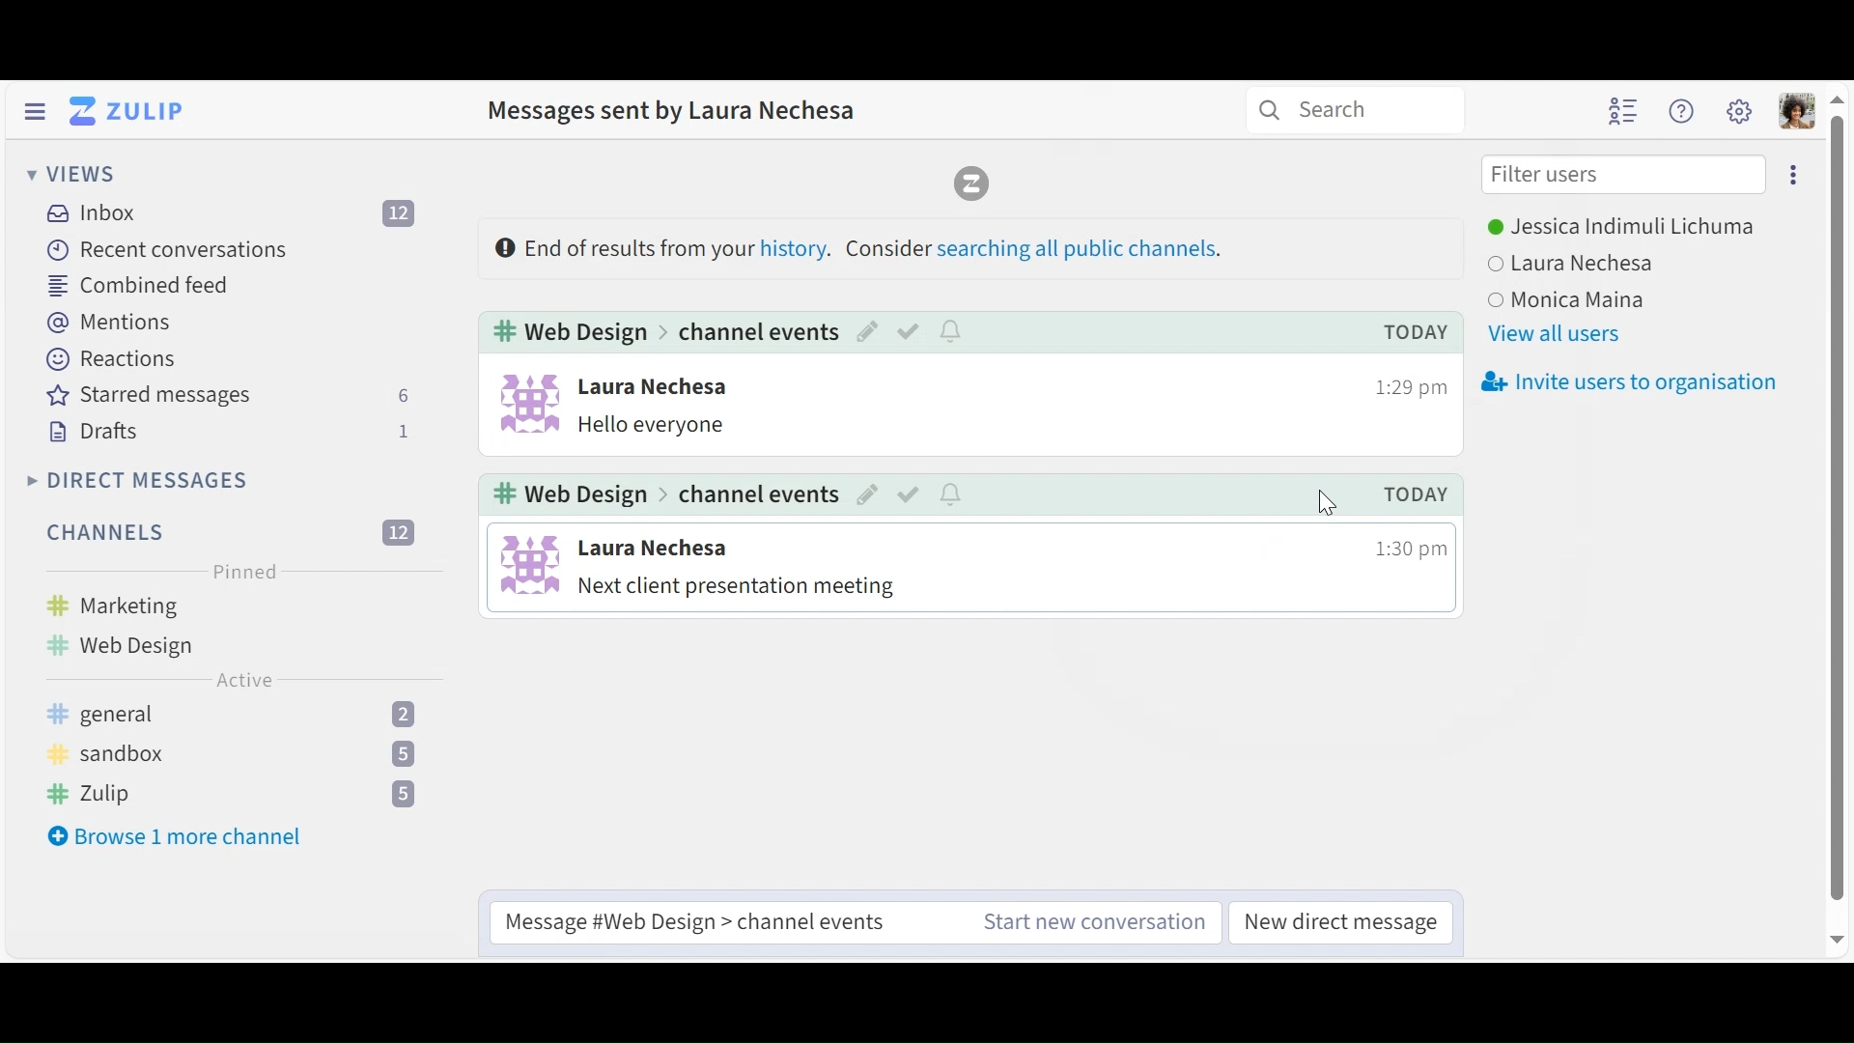 This screenshot has height=1043, width=1854. Describe the element at coordinates (1565, 300) in the screenshot. I see `user 3` at that location.